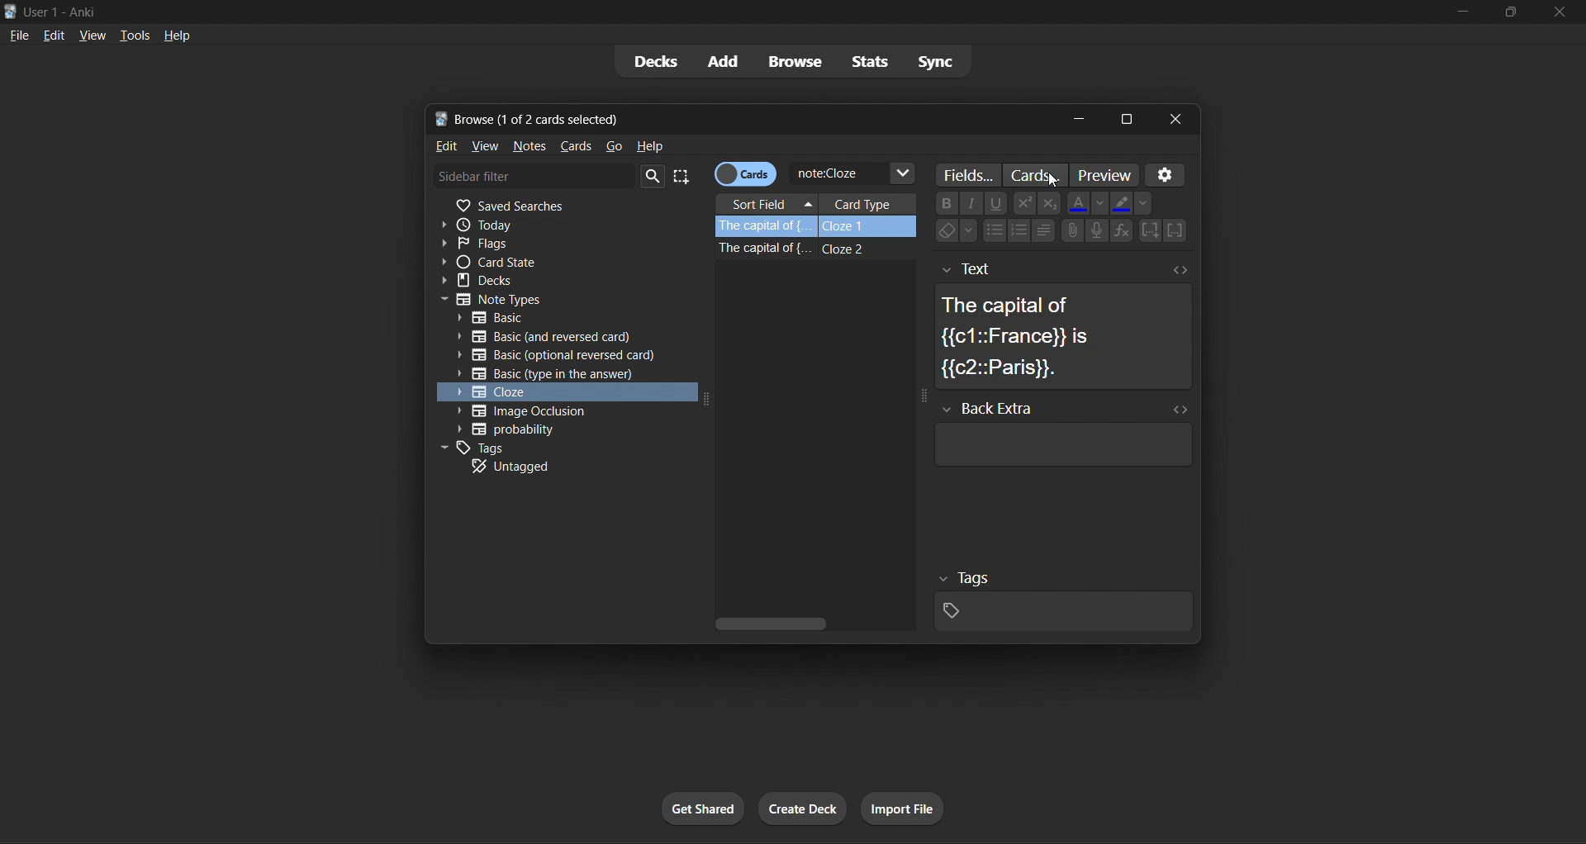  I want to click on file, so click(19, 35).